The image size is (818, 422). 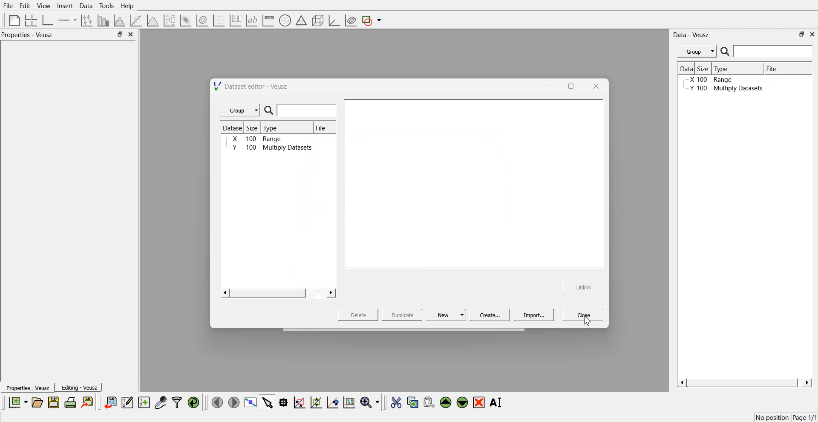 I want to click on Page 1/1, so click(x=805, y=418).